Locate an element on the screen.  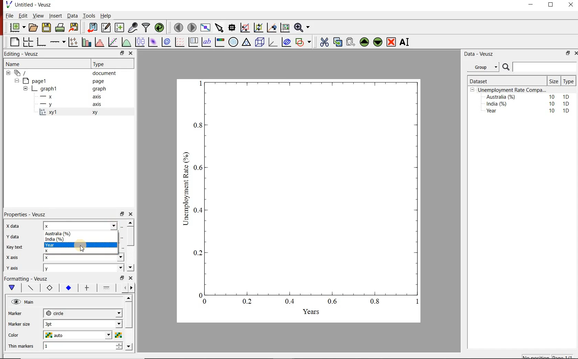
x data is located at coordinates (12, 226).